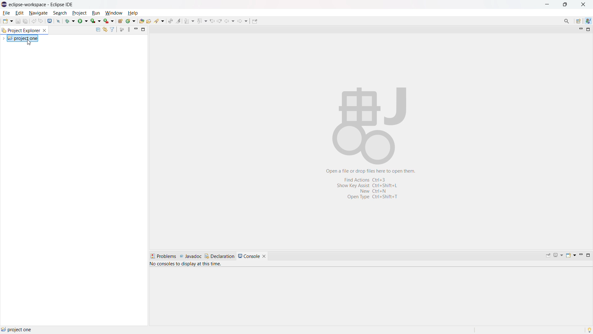  What do you see at coordinates (19, 13) in the screenshot?
I see `edit` at bounding box center [19, 13].